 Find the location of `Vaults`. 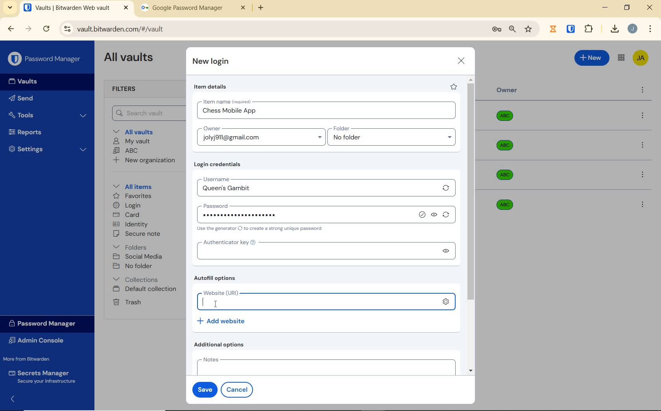

Vaults is located at coordinates (25, 81).